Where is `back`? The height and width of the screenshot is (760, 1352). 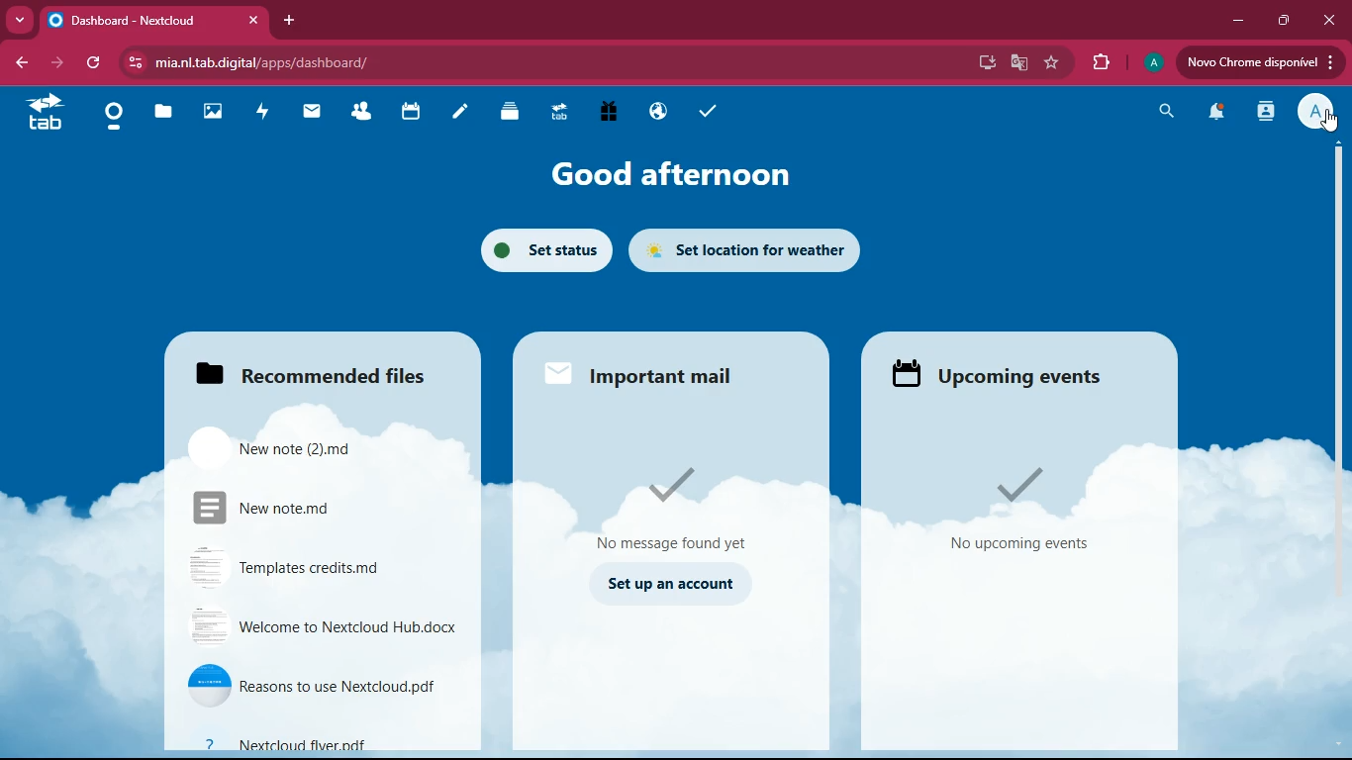
back is located at coordinates (23, 65).